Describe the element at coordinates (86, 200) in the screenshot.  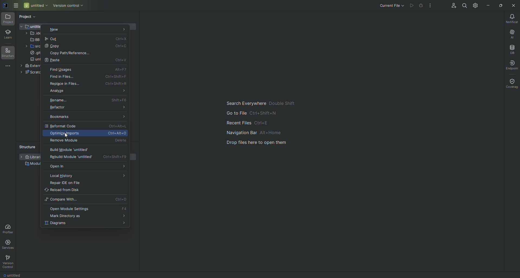
I see `Compare With` at that location.